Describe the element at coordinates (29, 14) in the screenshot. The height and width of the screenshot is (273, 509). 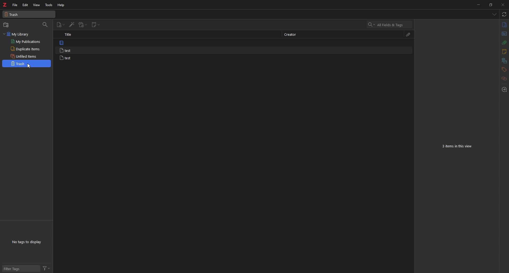
I see `my library` at that location.